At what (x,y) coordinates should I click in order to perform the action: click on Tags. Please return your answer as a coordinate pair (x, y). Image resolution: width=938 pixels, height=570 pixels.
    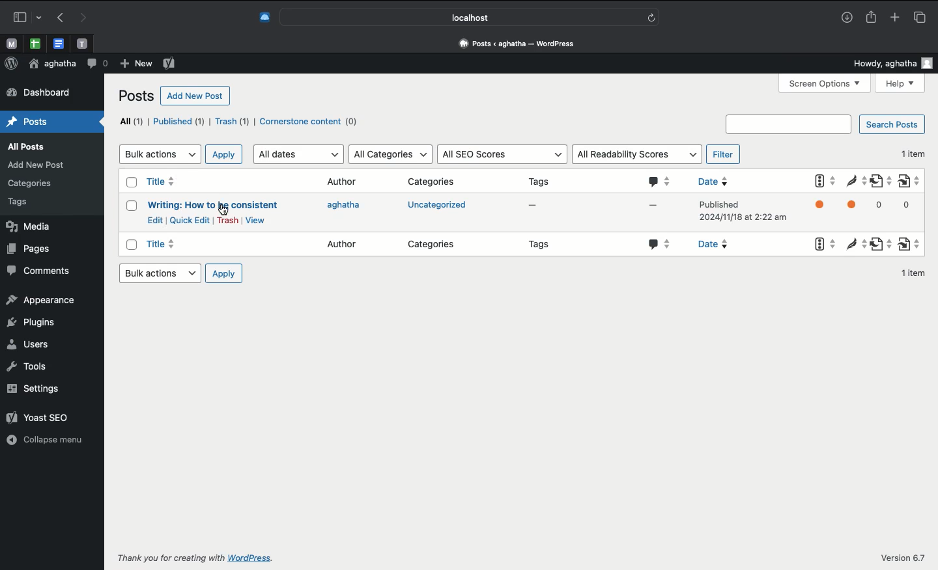
    Looking at the image, I should click on (537, 245).